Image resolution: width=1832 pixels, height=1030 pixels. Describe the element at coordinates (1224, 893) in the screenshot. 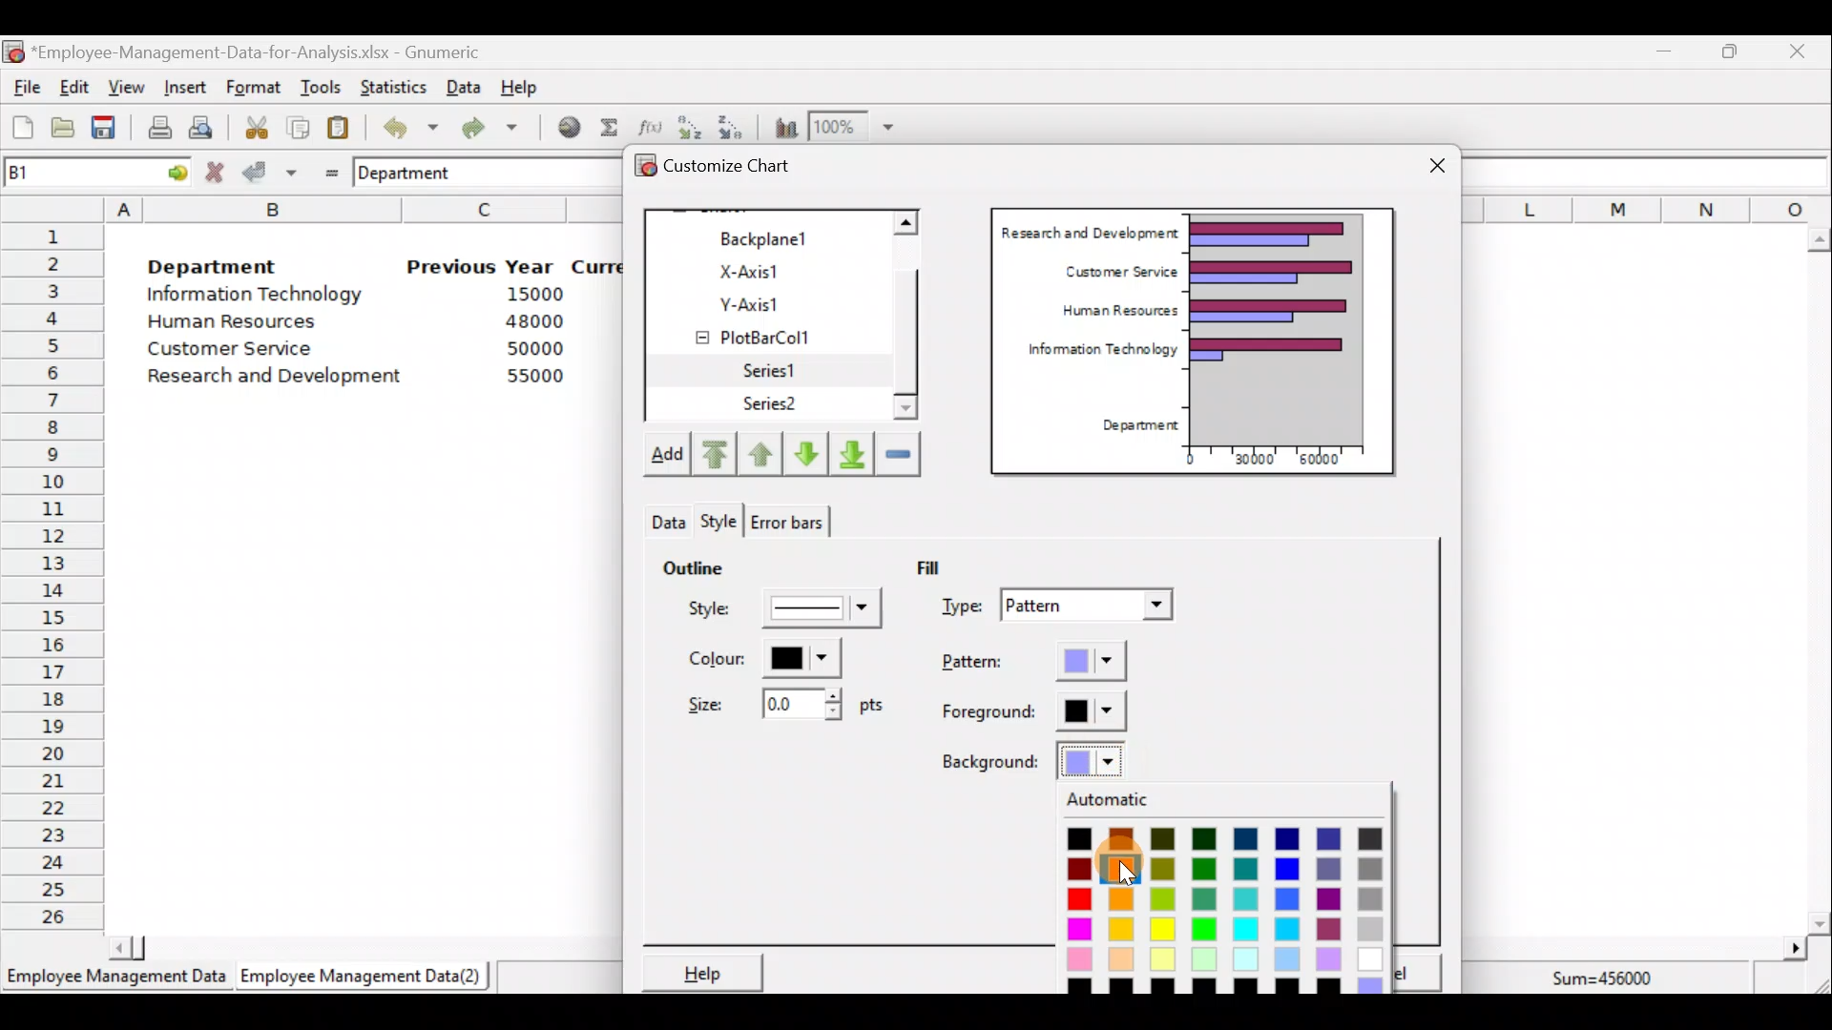

I see `Color palette` at that location.